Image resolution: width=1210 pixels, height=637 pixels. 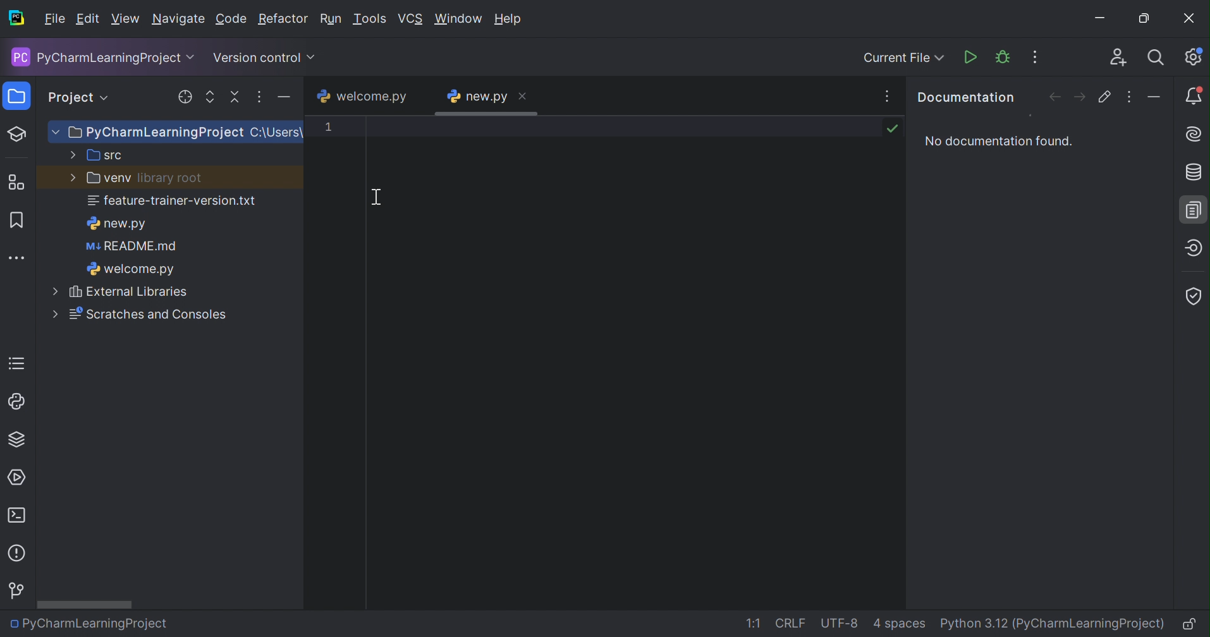 I want to click on Navigate, so click(x=178, y=20).